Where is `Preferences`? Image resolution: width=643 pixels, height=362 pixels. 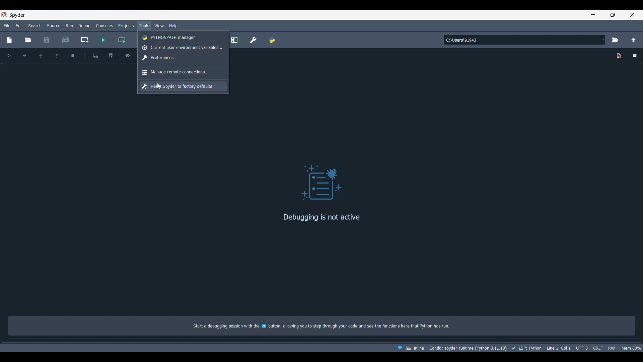
Preferences is located at coordinates (253, 40).